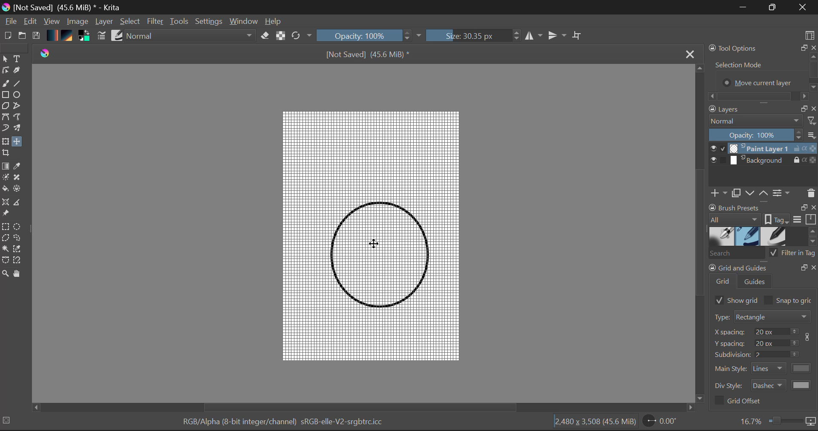 The image size is (818, 431). What do you see at coordinates (18, 142) in the screenshot?
I see `Move Layer` at bounding box center [18, 142].